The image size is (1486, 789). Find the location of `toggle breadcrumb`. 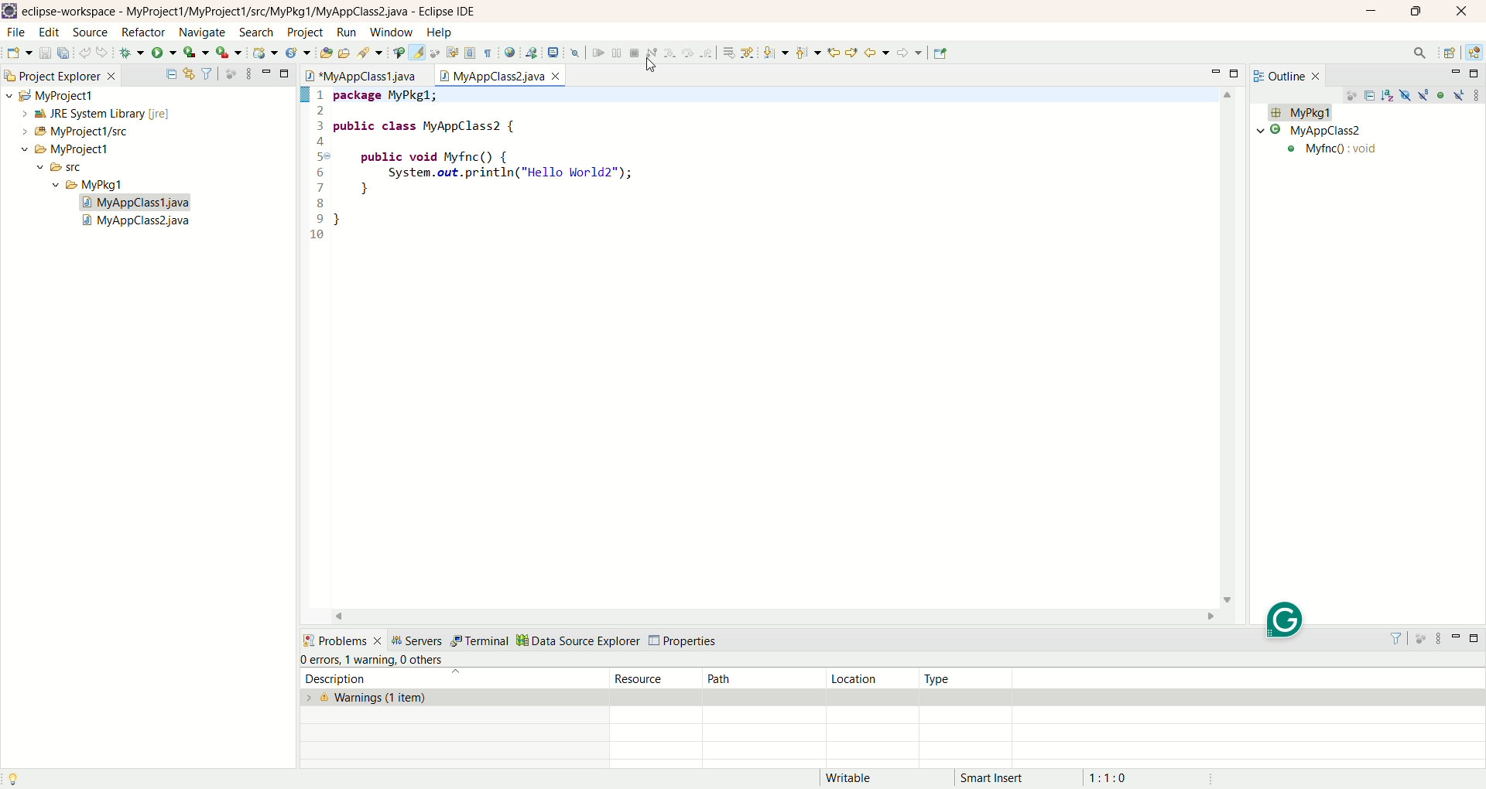

toggle breadcrumb is located at coordinates (397, 53).